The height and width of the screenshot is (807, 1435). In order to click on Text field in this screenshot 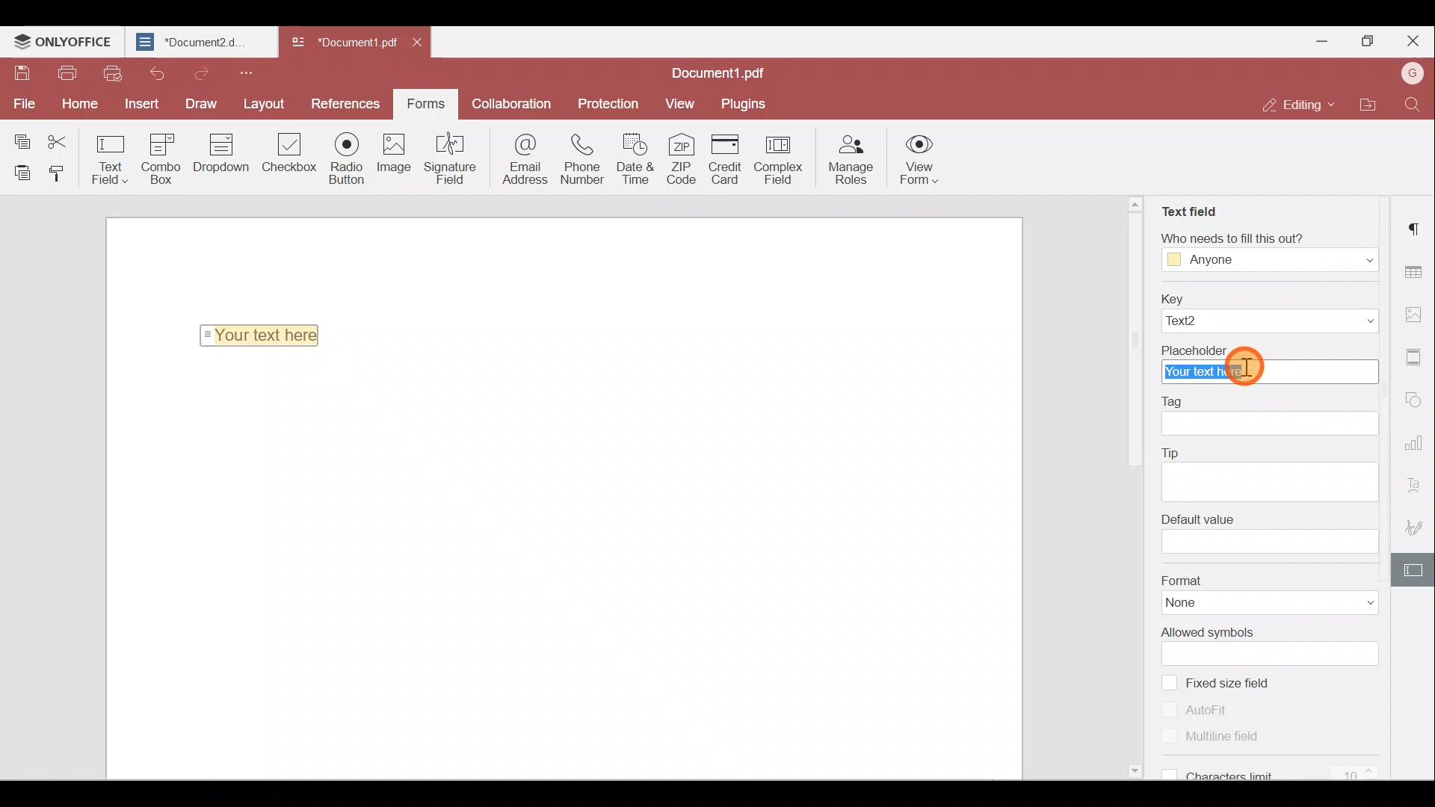, I will do `click(111, 158)`.